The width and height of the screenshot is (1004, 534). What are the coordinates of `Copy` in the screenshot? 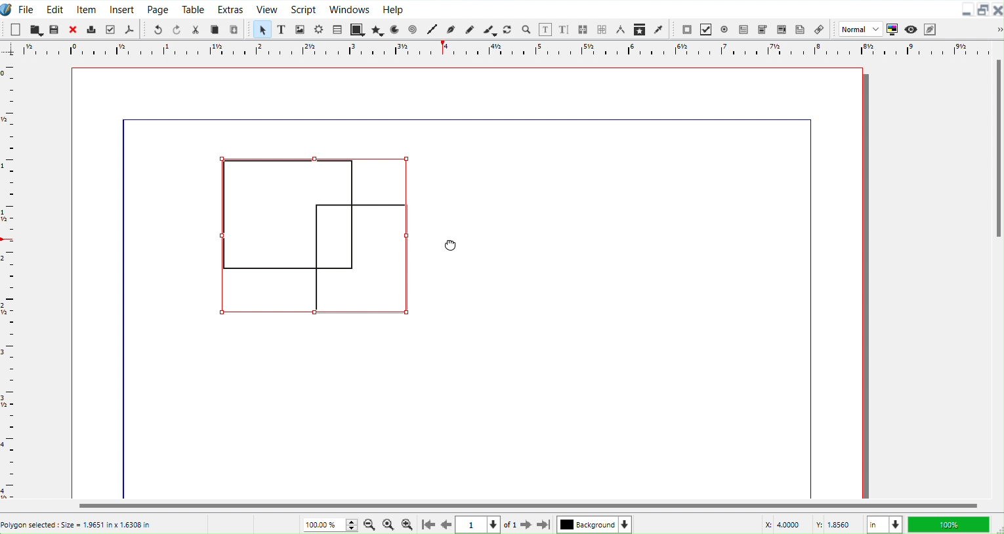 It's located at (216, 29).